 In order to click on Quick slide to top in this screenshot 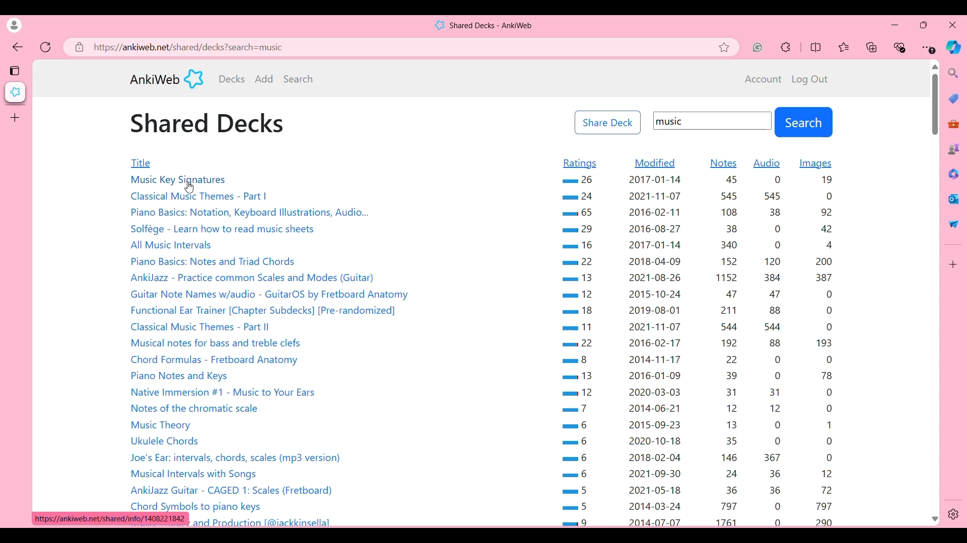, I will do `click(935, 67)`.